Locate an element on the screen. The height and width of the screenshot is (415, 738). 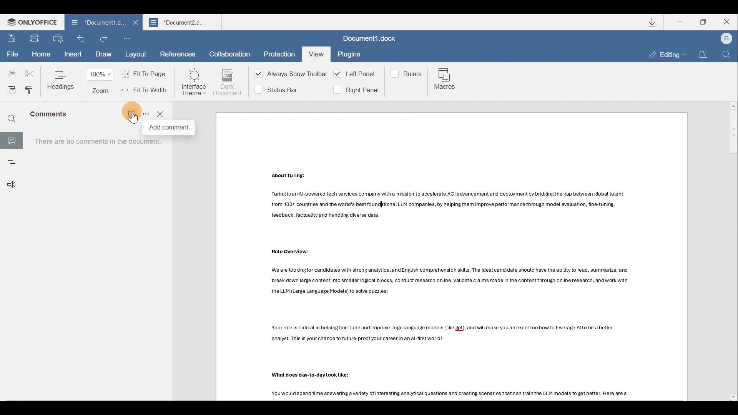
Draw is located at coordinates (102, 55).